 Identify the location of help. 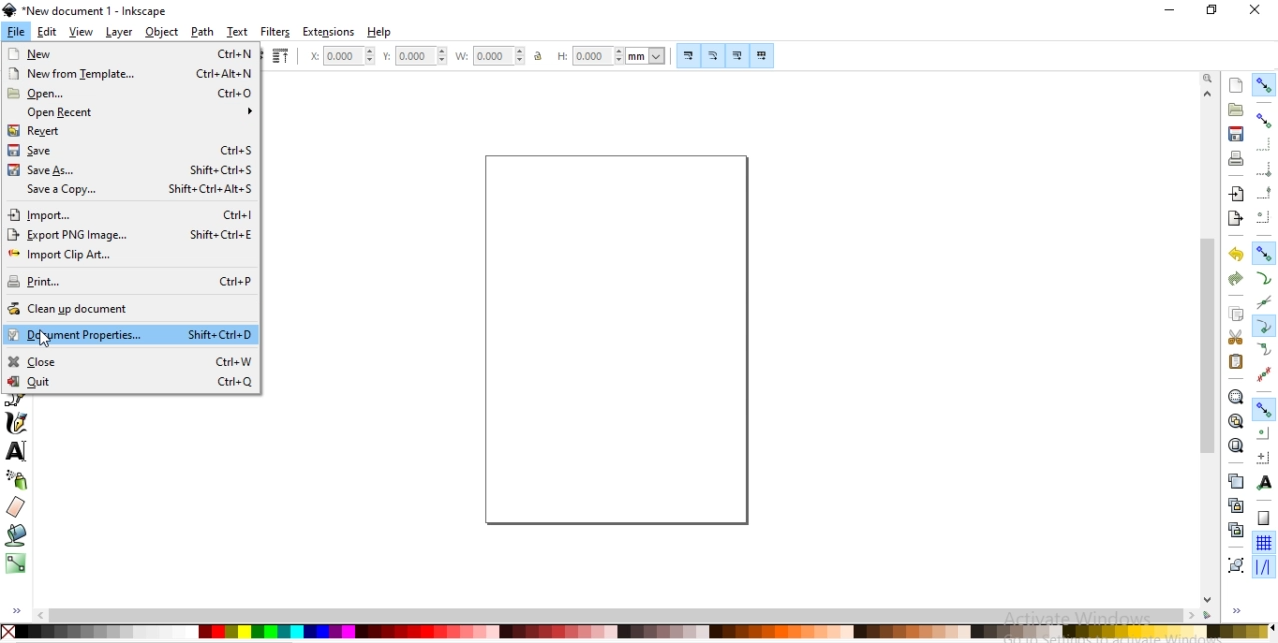
(381, 32).